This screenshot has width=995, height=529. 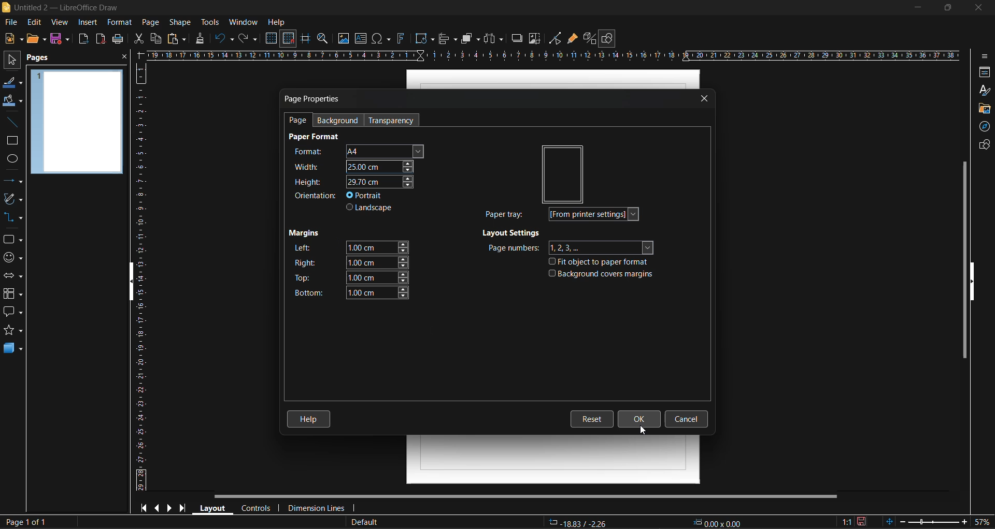 I want to click on horizontal ruler, so click(x=556, y=54).